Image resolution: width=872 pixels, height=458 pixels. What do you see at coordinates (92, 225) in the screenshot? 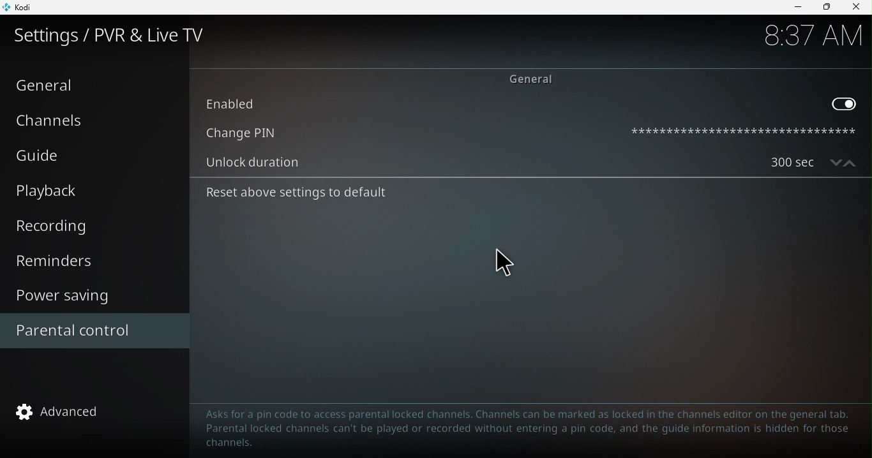
I see `Recording` at bounding box center [92, 225].